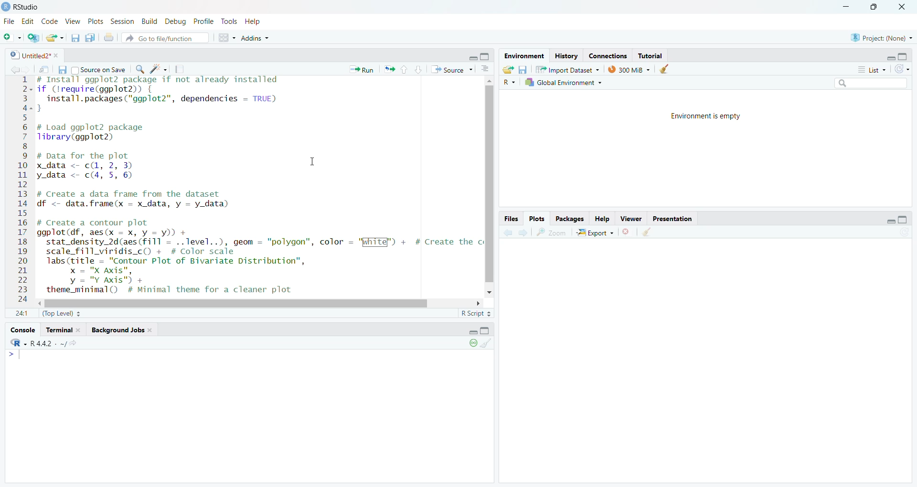  Describe the element at coordinates (595, 233) in the screenshot. I see ` Export +` at that location.